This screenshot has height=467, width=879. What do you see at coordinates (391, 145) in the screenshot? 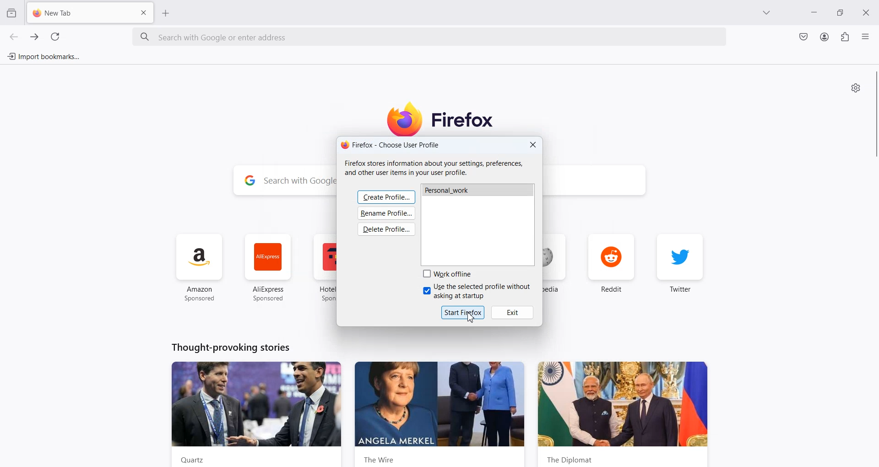
I see `Firefox - Choose User Profile` at bounding box center [391, 145].